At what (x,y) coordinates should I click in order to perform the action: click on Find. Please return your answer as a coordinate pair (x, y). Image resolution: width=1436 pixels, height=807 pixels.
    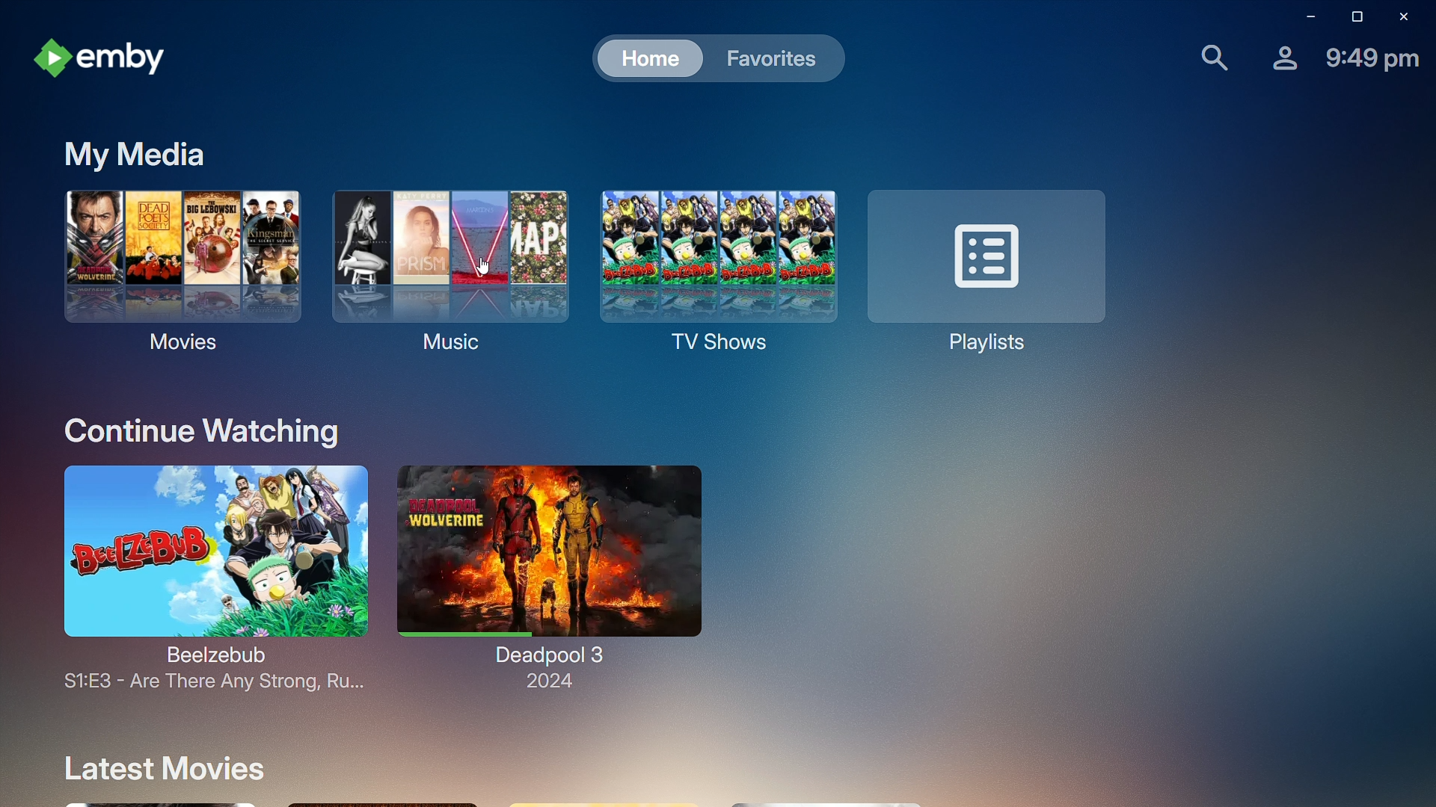
    Looking at the image, I should click on (1205, 55).